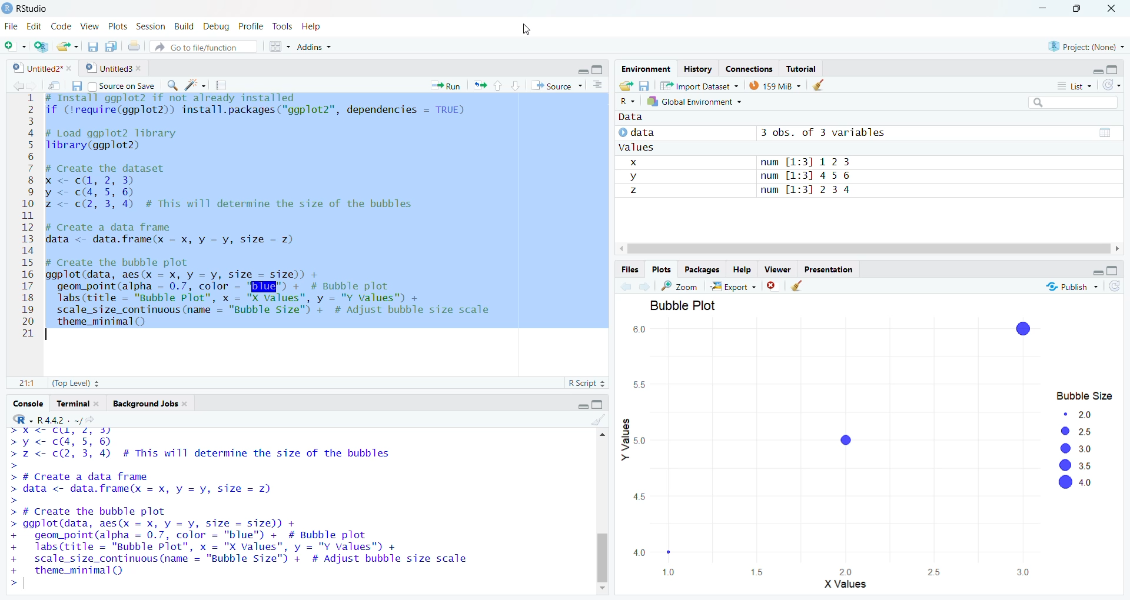  I want to click on + Source ~, so click(555, 86).